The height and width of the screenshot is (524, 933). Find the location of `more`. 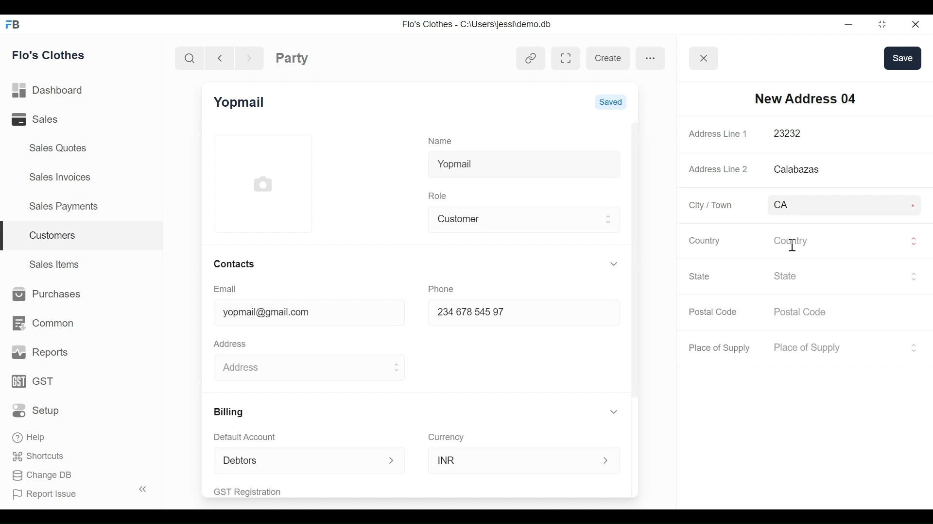

more is located at coordinates (651, 57).